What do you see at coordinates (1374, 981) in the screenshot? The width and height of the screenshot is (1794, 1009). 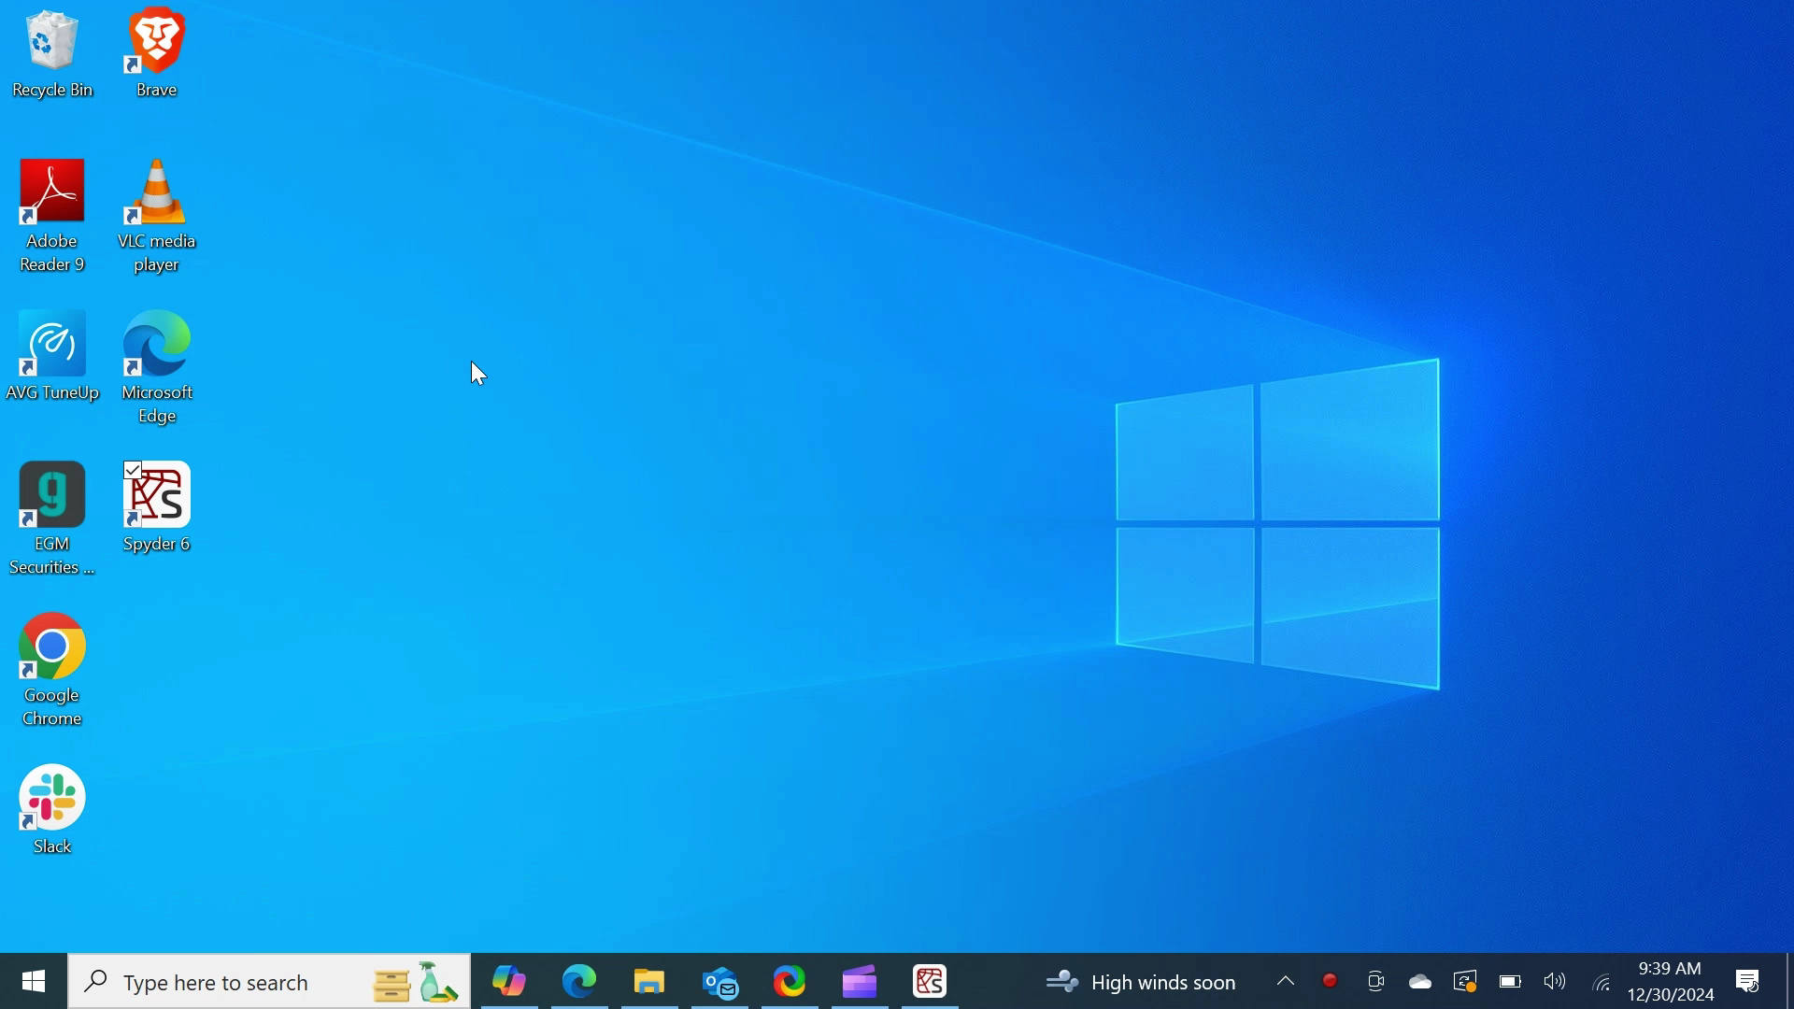 I see `Meet now` at bounding box center [1374, 981].